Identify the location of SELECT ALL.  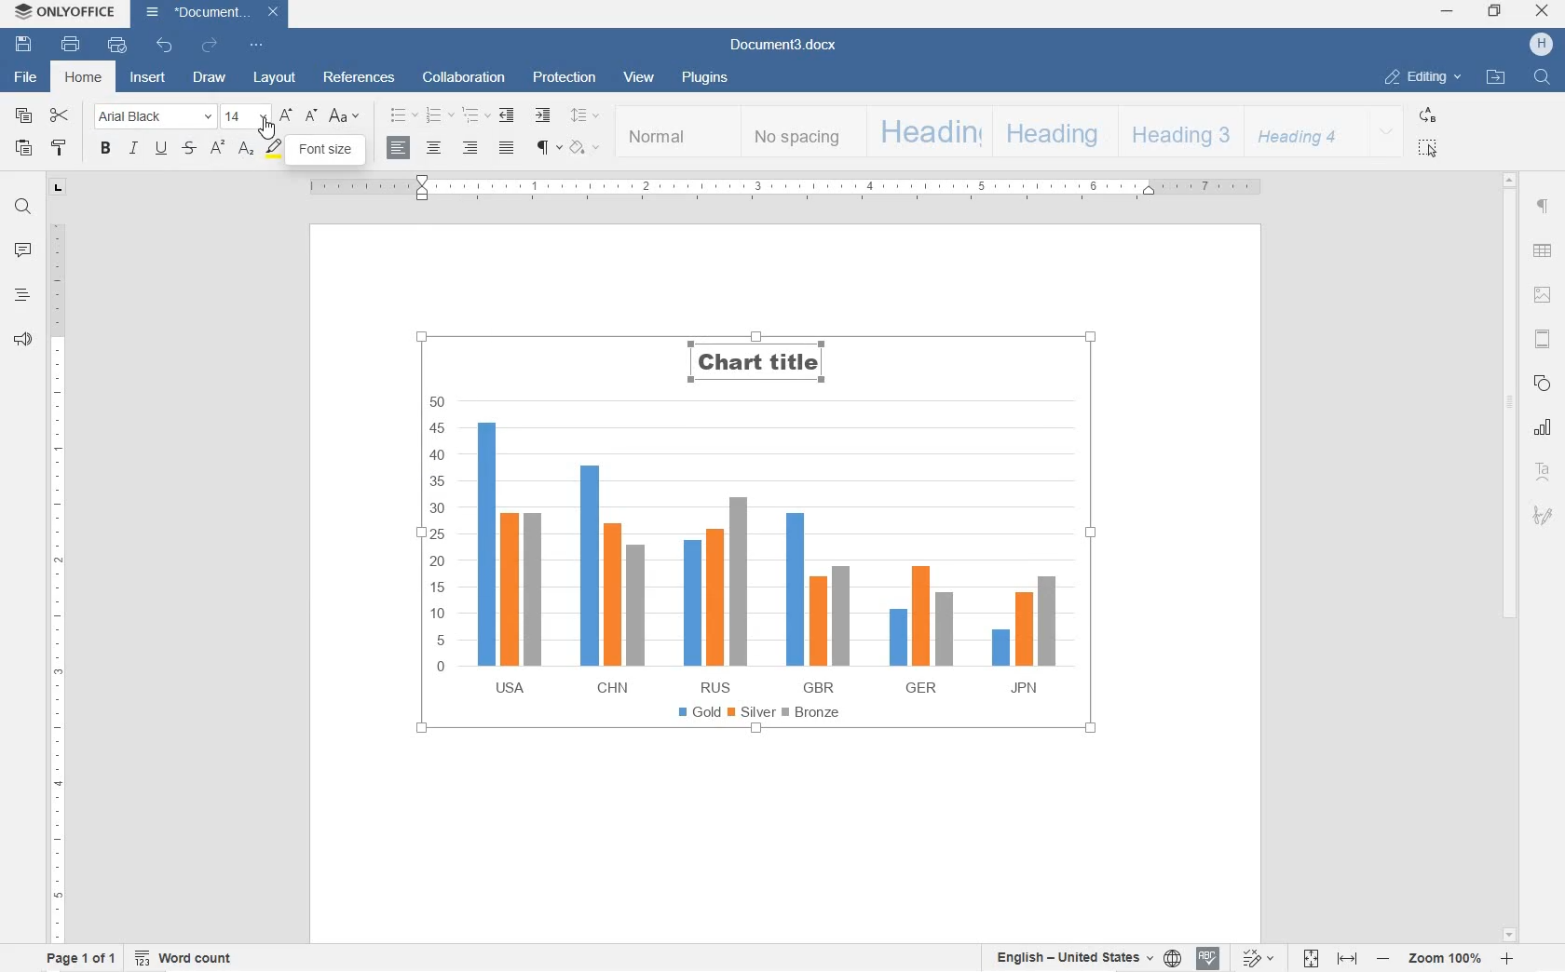
(1427, 149).